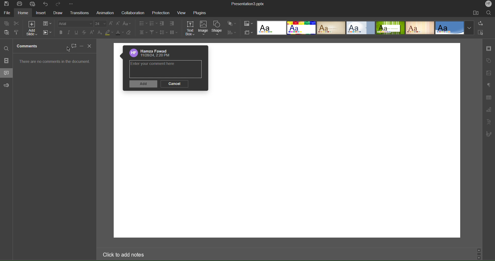 The height and width of the screenshot is (261, 495). What do you see at coordinates (133, 13) in the screenshot?
I see `Collaboration` at bounding box center [133, 13].